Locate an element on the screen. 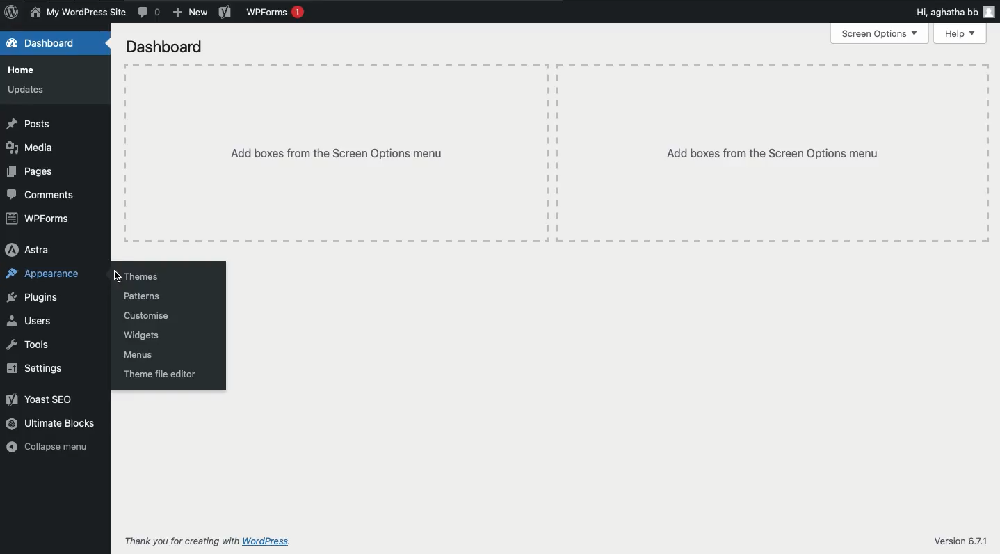 This screenshot has height=554, width=1000. Version 6.7.1 is located at coordinates (960, 541).